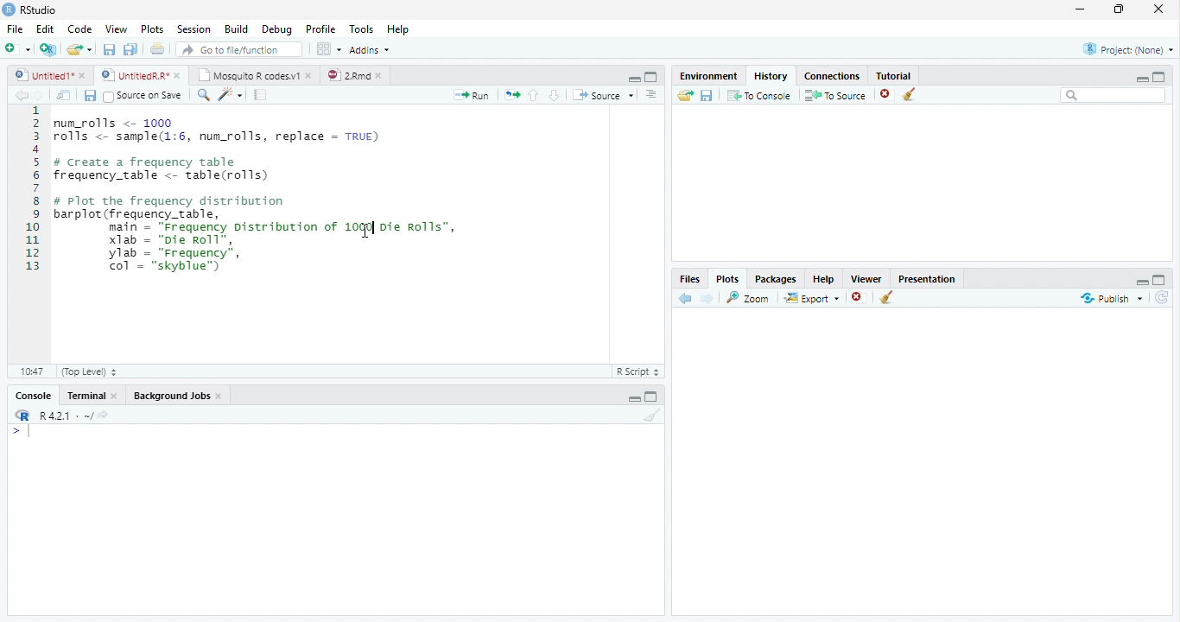 This screenshot has width=1180, height=622. I want to click on Print, so click(157, 48).